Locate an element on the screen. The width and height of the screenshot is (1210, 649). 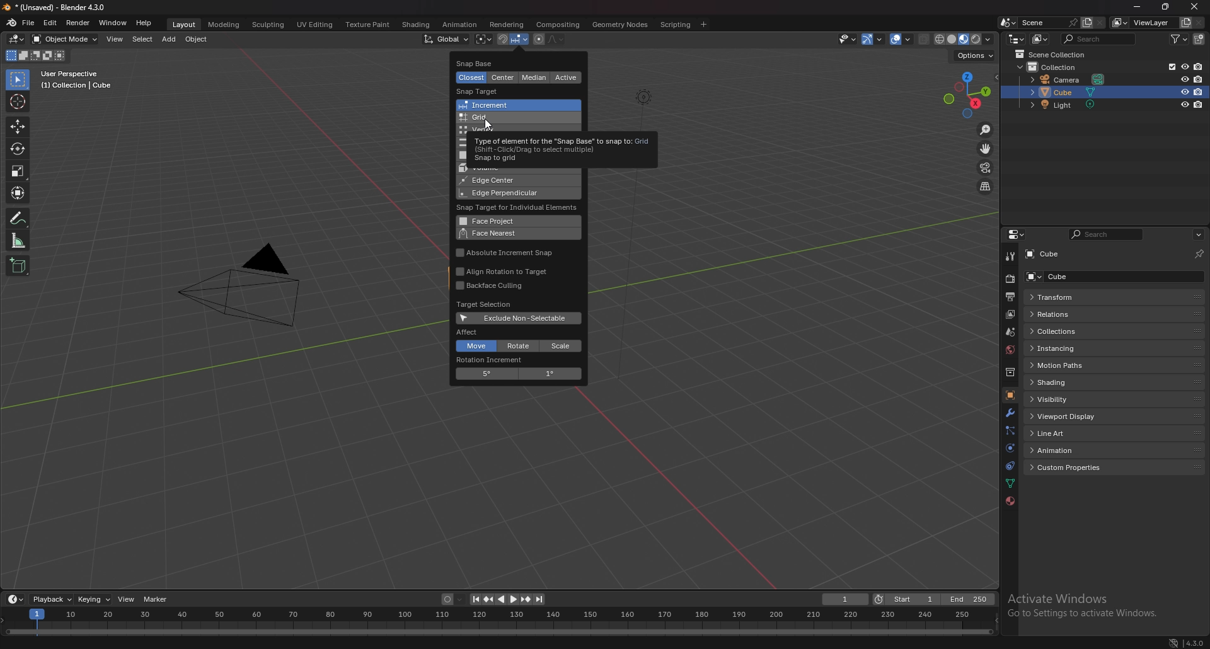
view is located at coordinates (115, 40).